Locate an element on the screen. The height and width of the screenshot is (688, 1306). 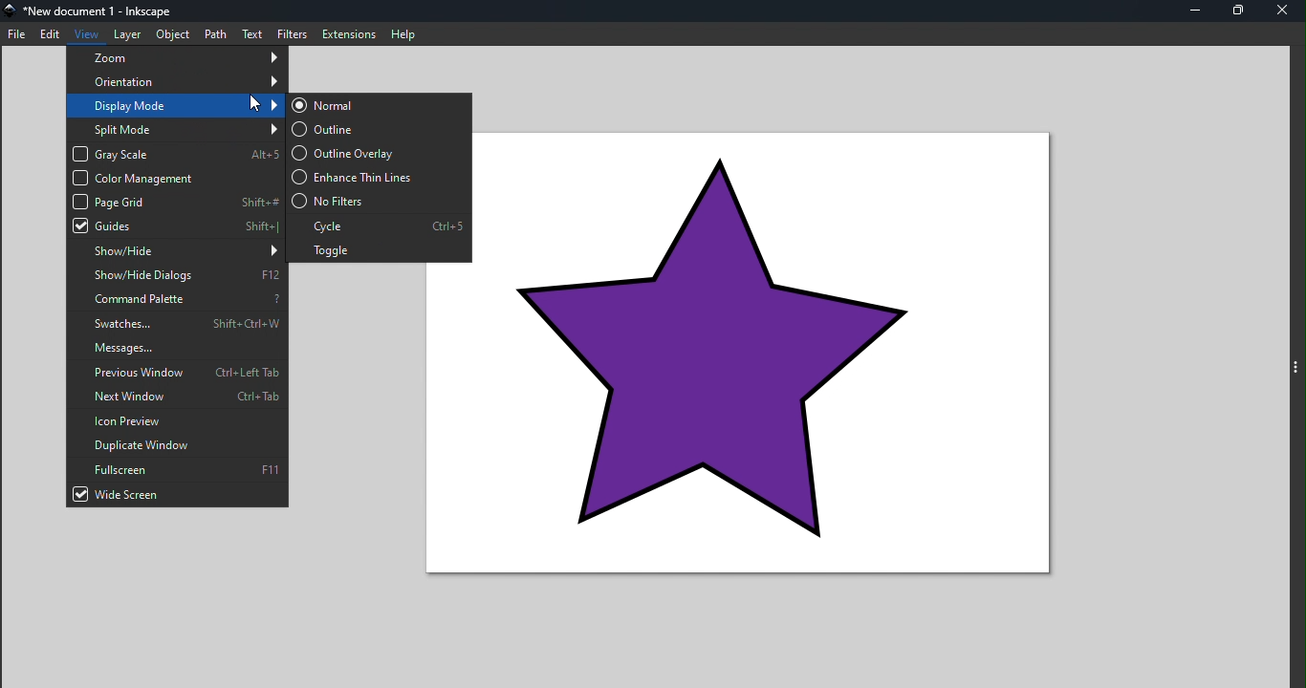
Cycle is located at coordinates (379, 223).